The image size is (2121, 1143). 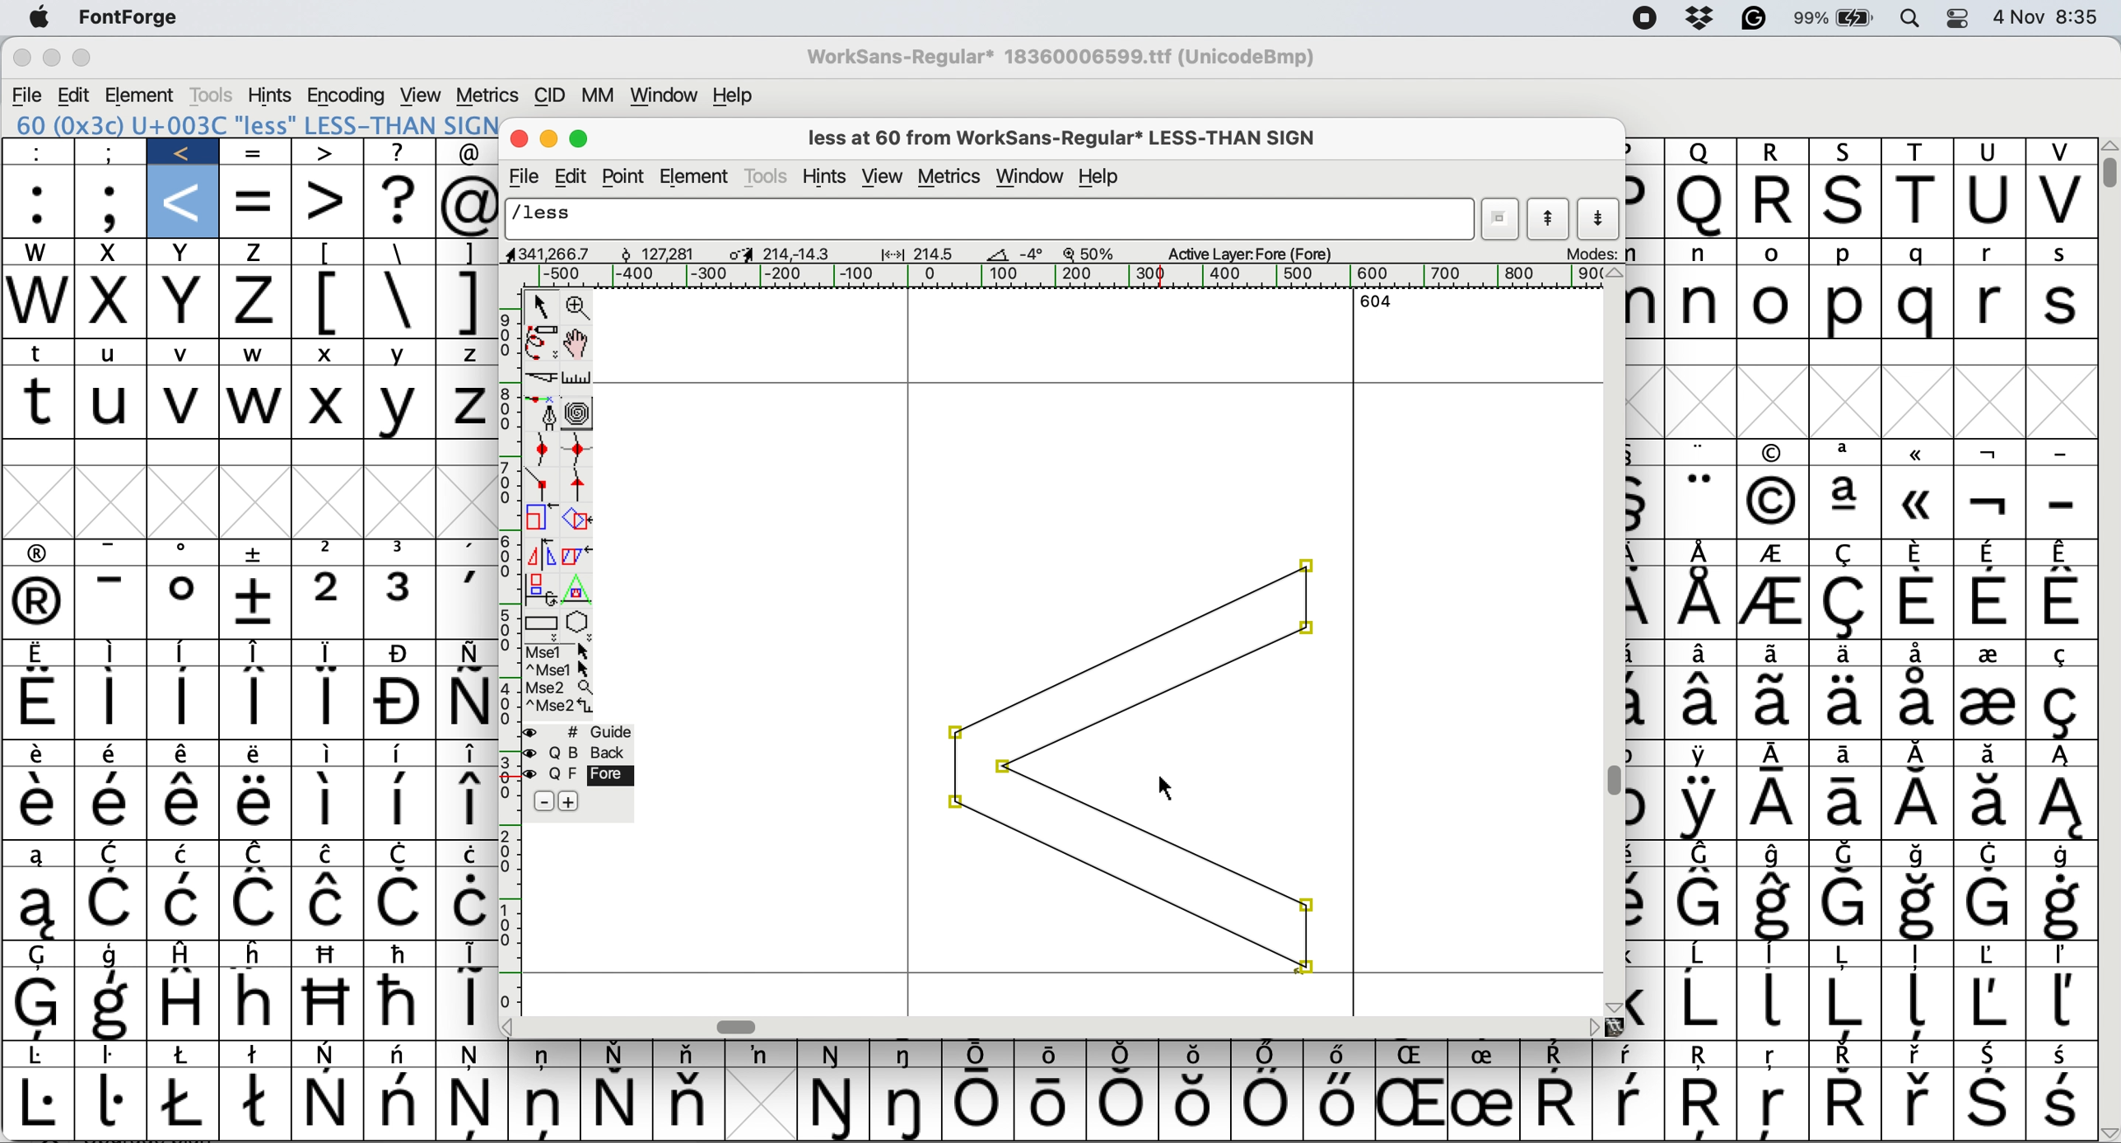 I want to click on Symbol, so click(x=613, y=1104).